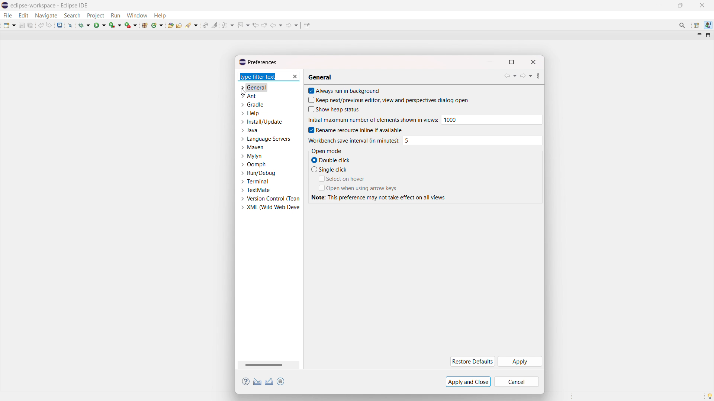 This screenshot has width=714, height=401. What do you see at coordinates (392, 100) in the screenshot?
I see `keep next/previous editor, view and perspectives dialog open` at bounding box center [392, 100].